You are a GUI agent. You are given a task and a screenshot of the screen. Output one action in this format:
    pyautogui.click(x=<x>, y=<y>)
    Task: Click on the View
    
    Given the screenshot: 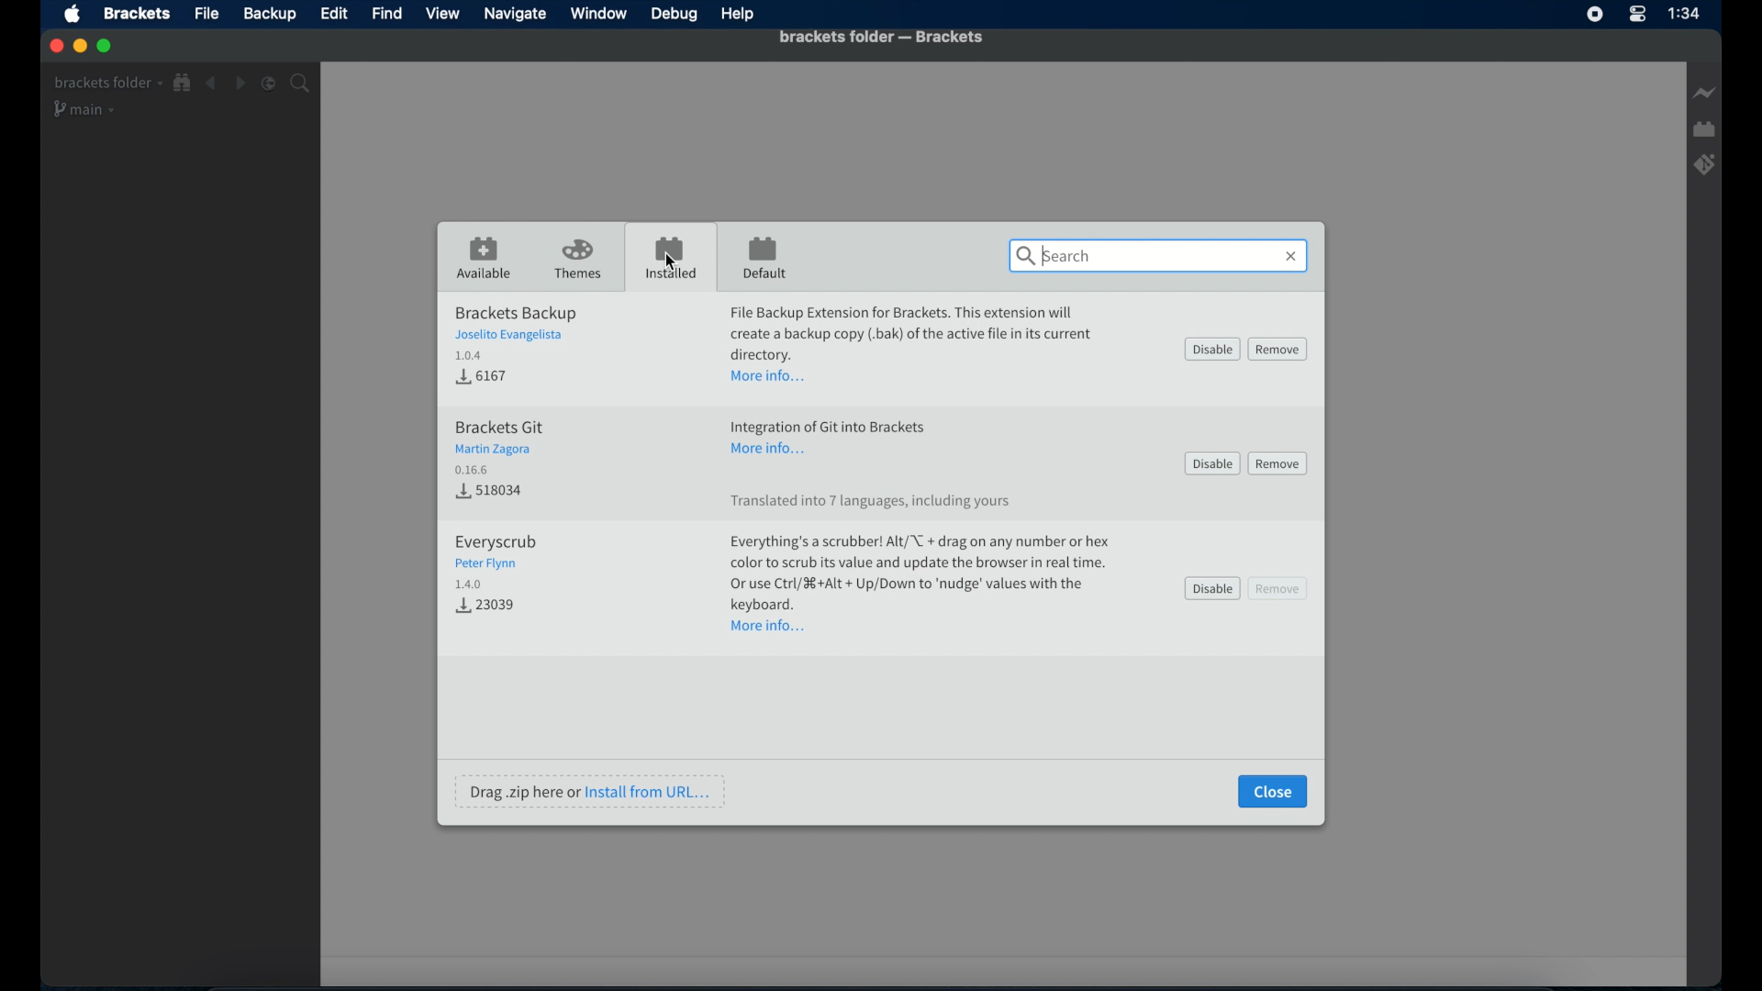 What is the action you would take?
    pyautogui.click(x=441, y=13)
    